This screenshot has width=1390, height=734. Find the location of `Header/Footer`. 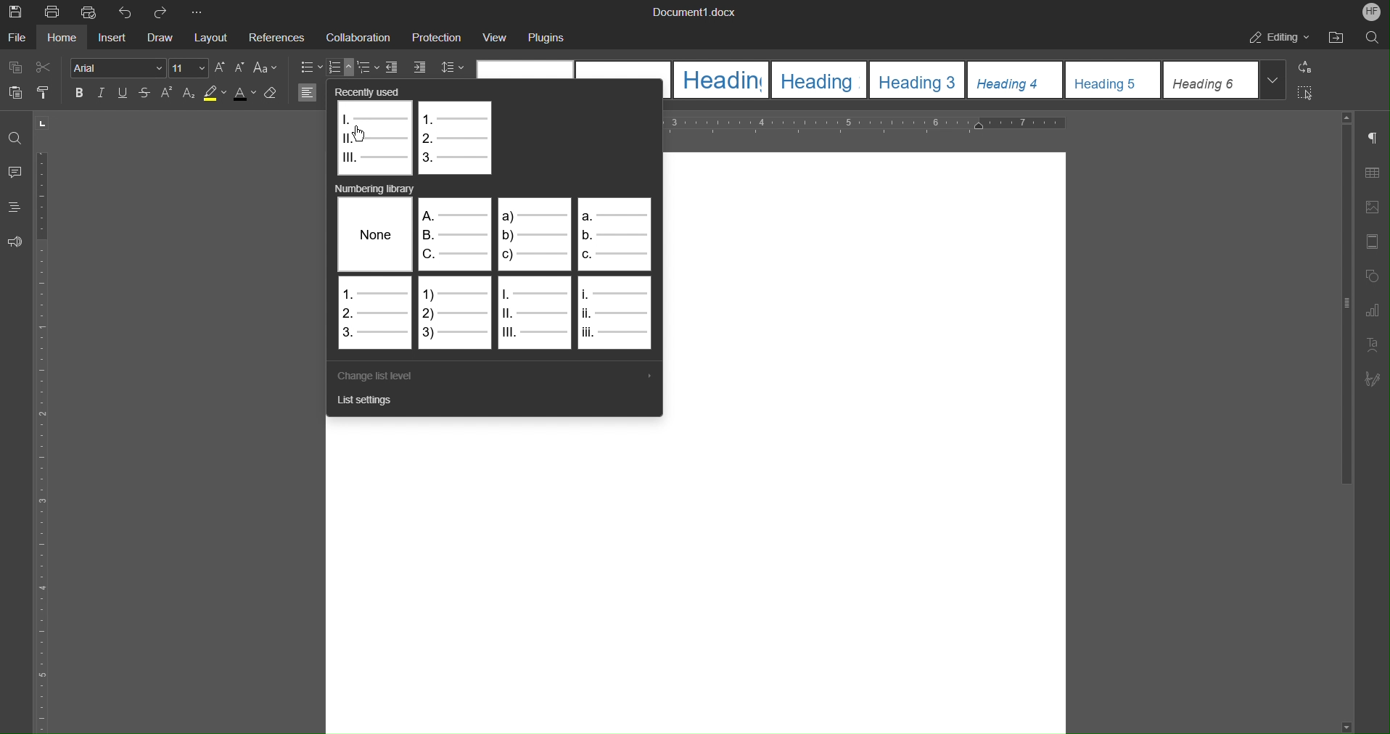

Header/Footer is located at coordinates (1371, 242).